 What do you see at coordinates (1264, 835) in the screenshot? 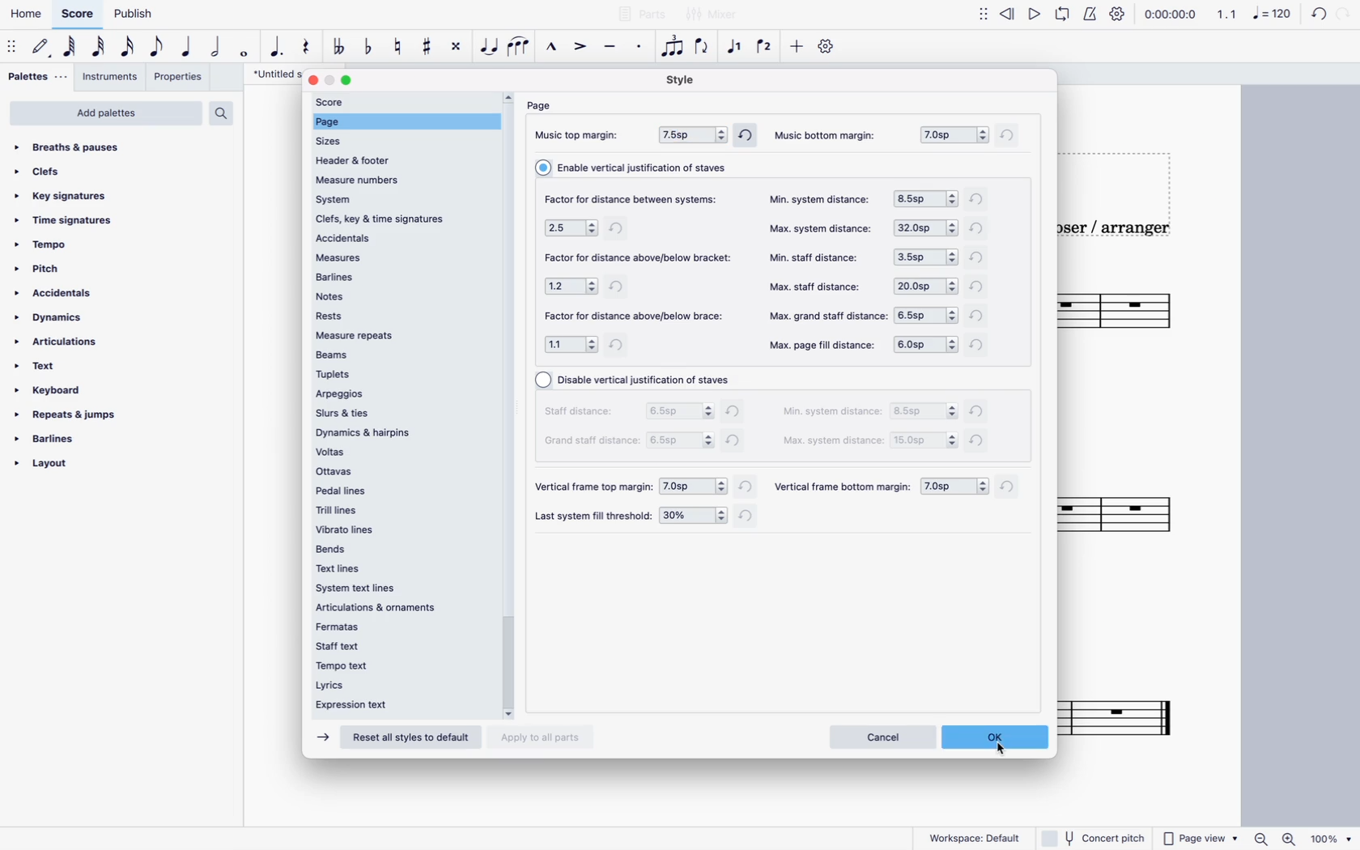
I see `zoom out` at bounding box center [1264, 835].